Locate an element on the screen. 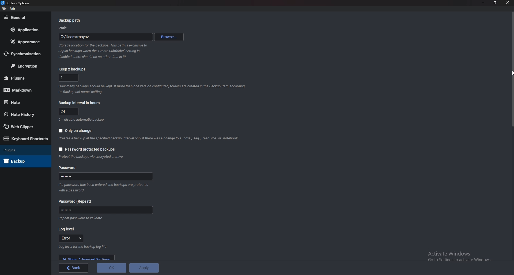  error is located at coordinates (70, 239).